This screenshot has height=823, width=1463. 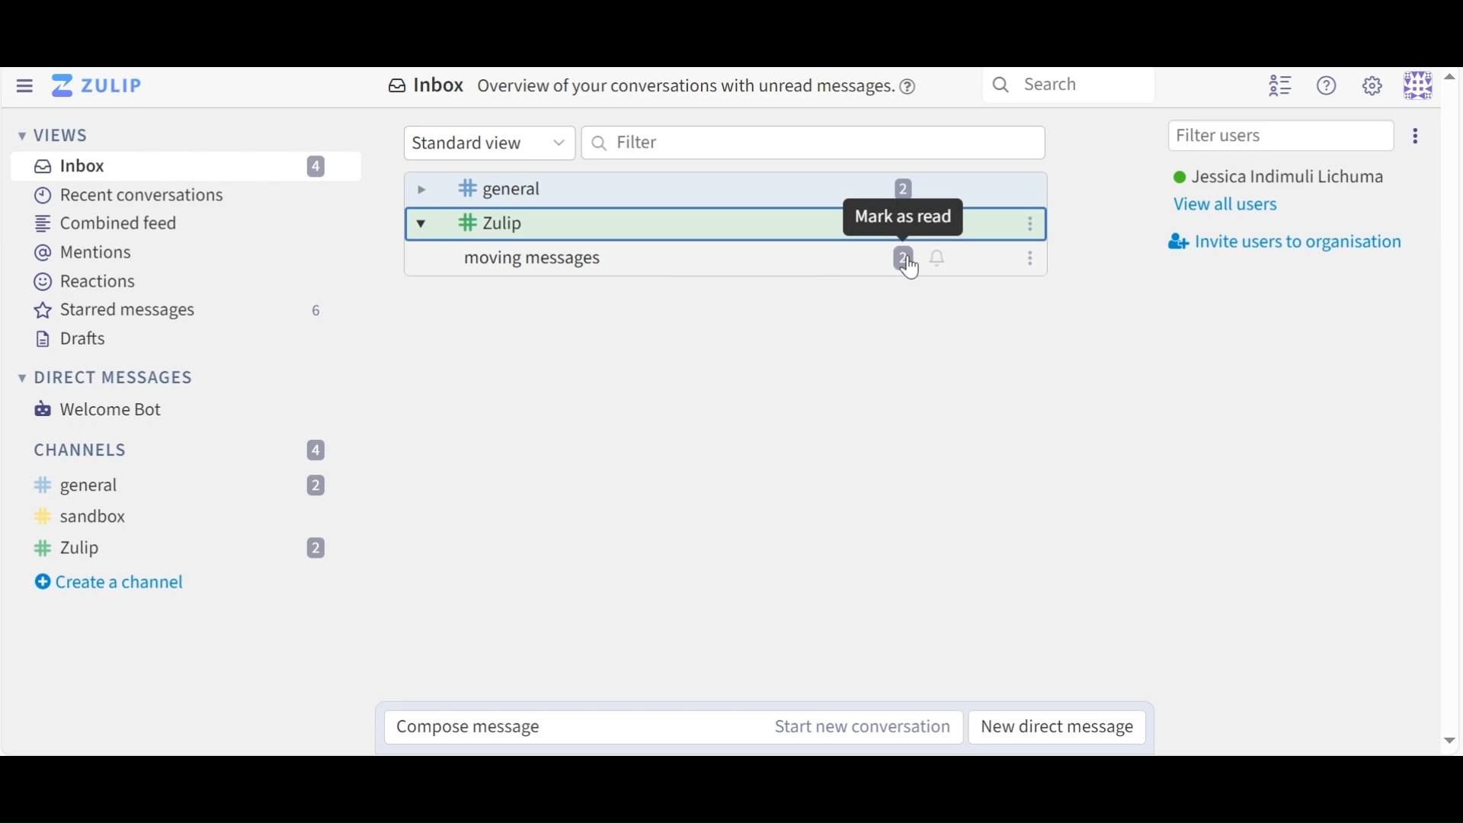 What do you see at coordinates (1451, 78) in the screenshot?
I see `Scroll up` at bounding box center [1451, 78].